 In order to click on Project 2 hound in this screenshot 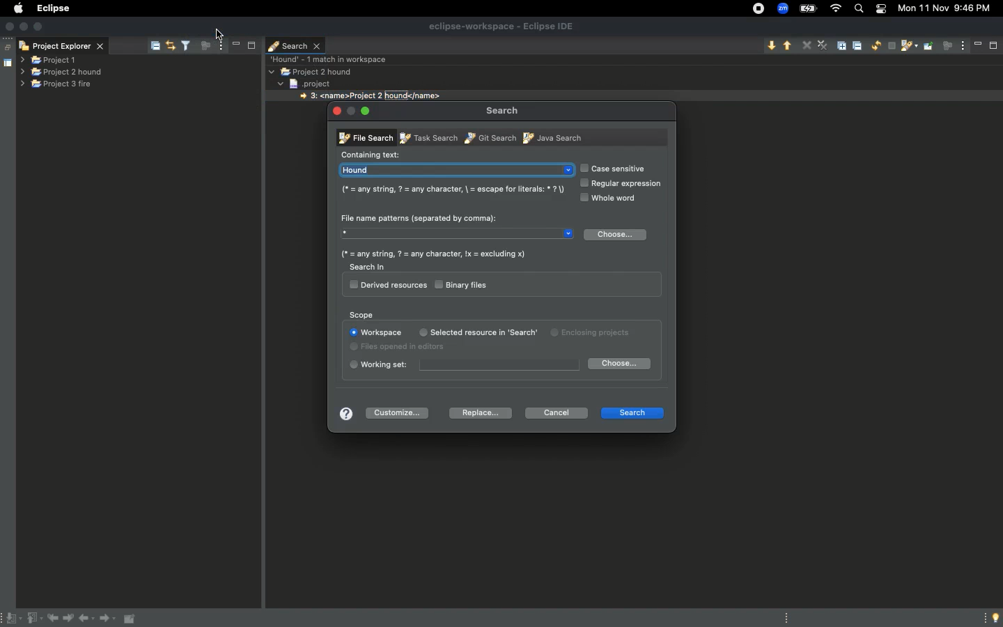, I will do `click(63, 72)`.